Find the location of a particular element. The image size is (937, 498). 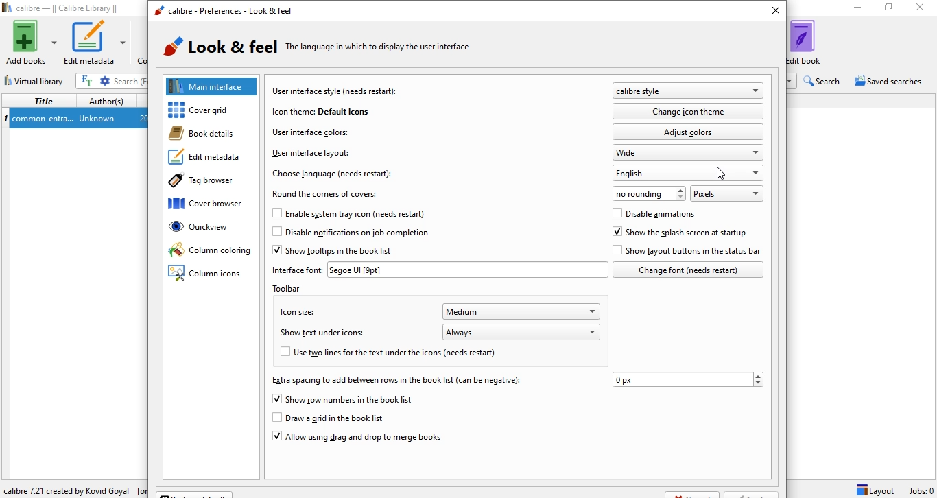

round the corners of covers: is located at coordinates (327, 194).